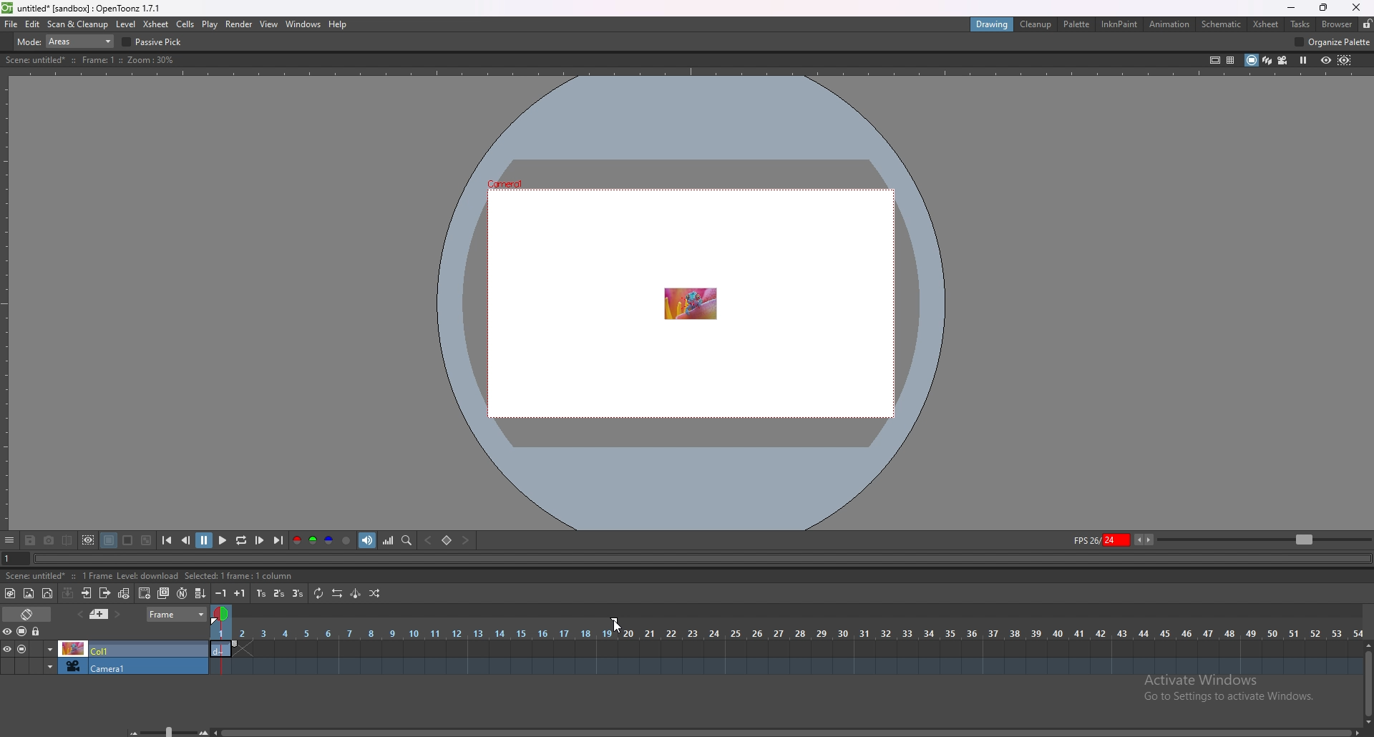  I want to click on save, so click(30, 541).